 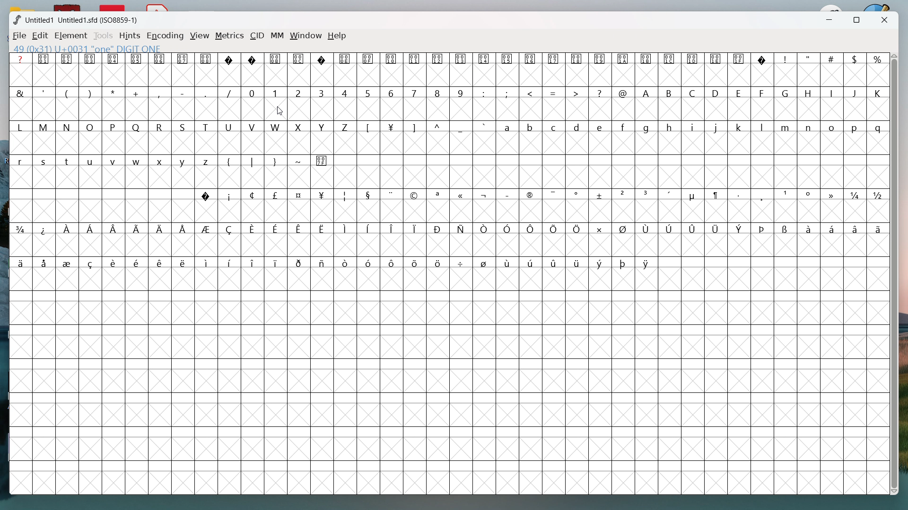 I want to click on symbol, so click(x=577, y=59).